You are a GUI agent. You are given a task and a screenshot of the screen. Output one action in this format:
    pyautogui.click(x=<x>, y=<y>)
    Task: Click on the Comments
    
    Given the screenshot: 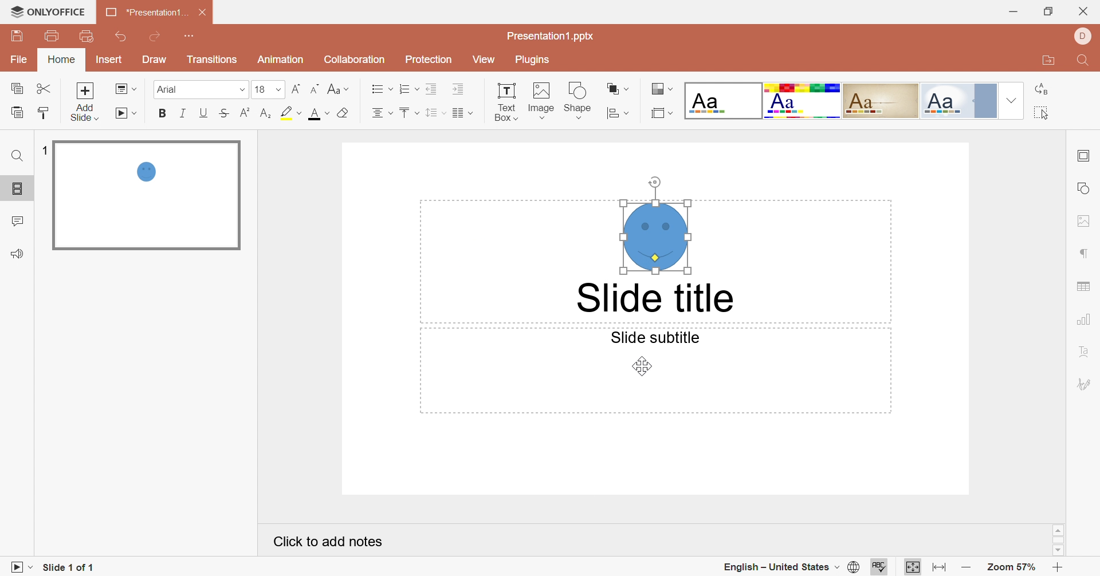 What is the action you would take?
    pyautogui.click(x=20, y=222)
    